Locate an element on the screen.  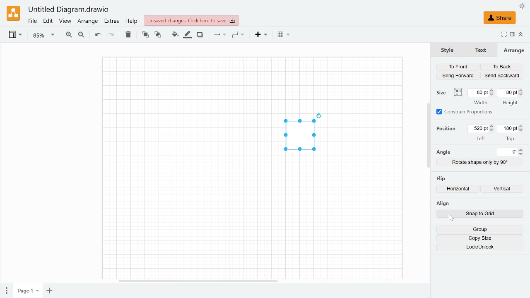
Increase height is located at coordinates (523, 90).